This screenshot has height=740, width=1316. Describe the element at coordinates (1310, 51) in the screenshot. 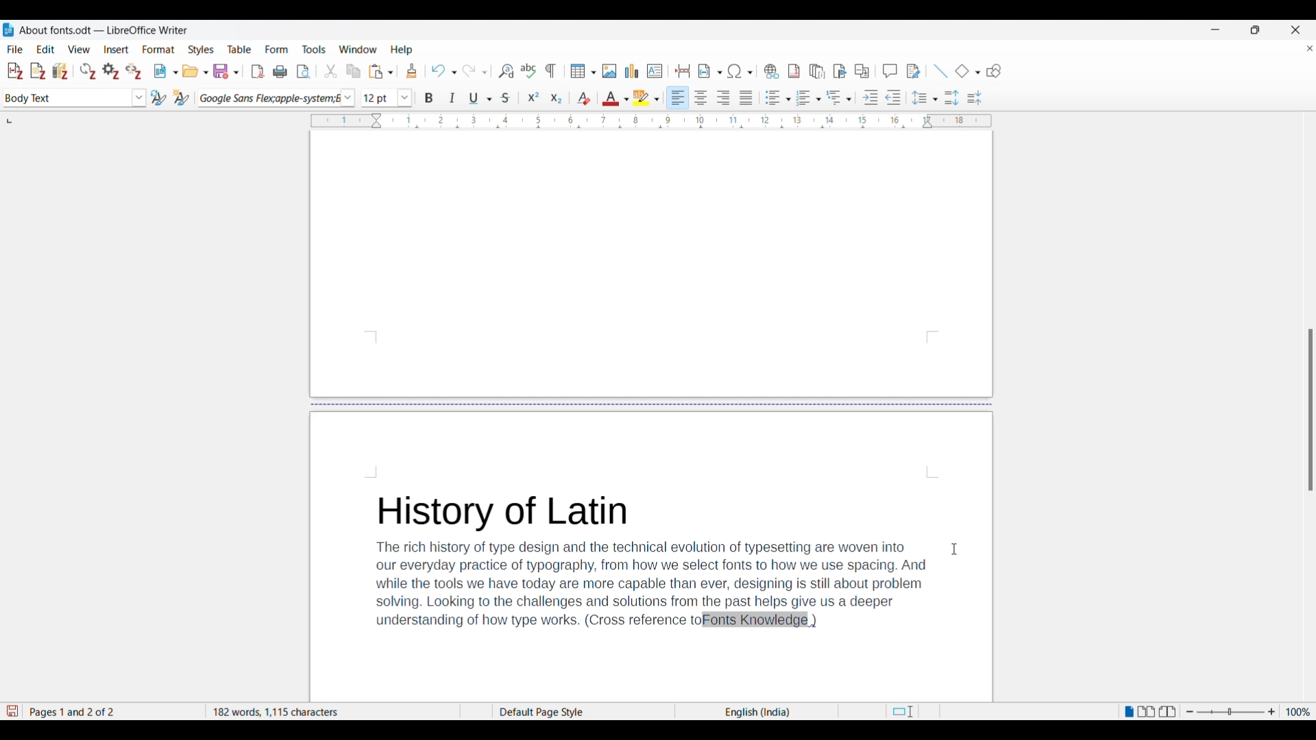

I see `Close document` at that location.